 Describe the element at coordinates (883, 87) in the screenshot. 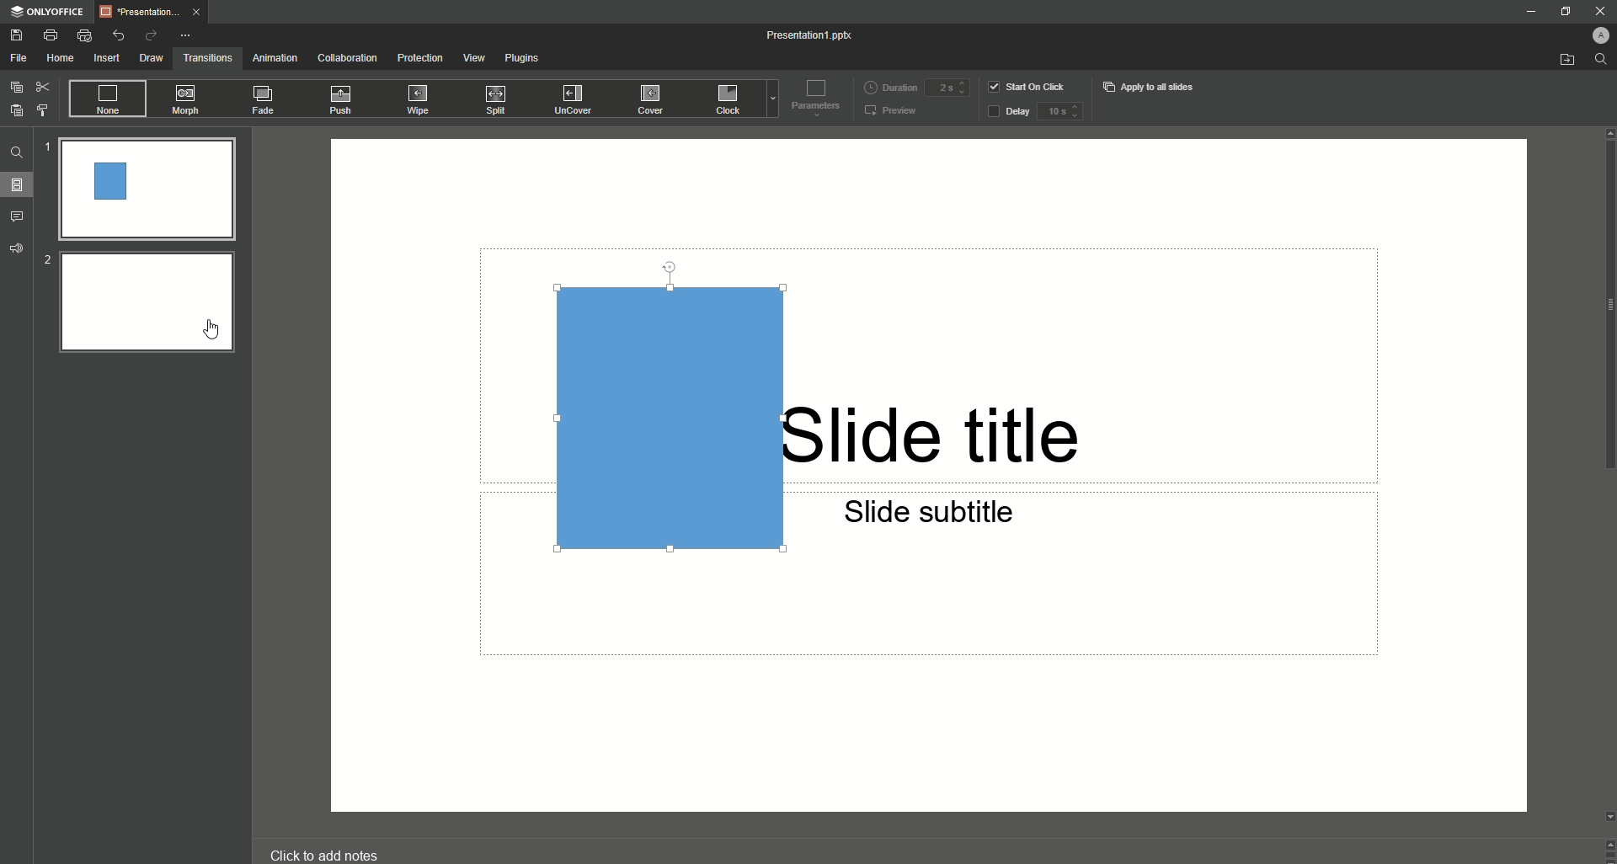

I see `Duration` at that location.